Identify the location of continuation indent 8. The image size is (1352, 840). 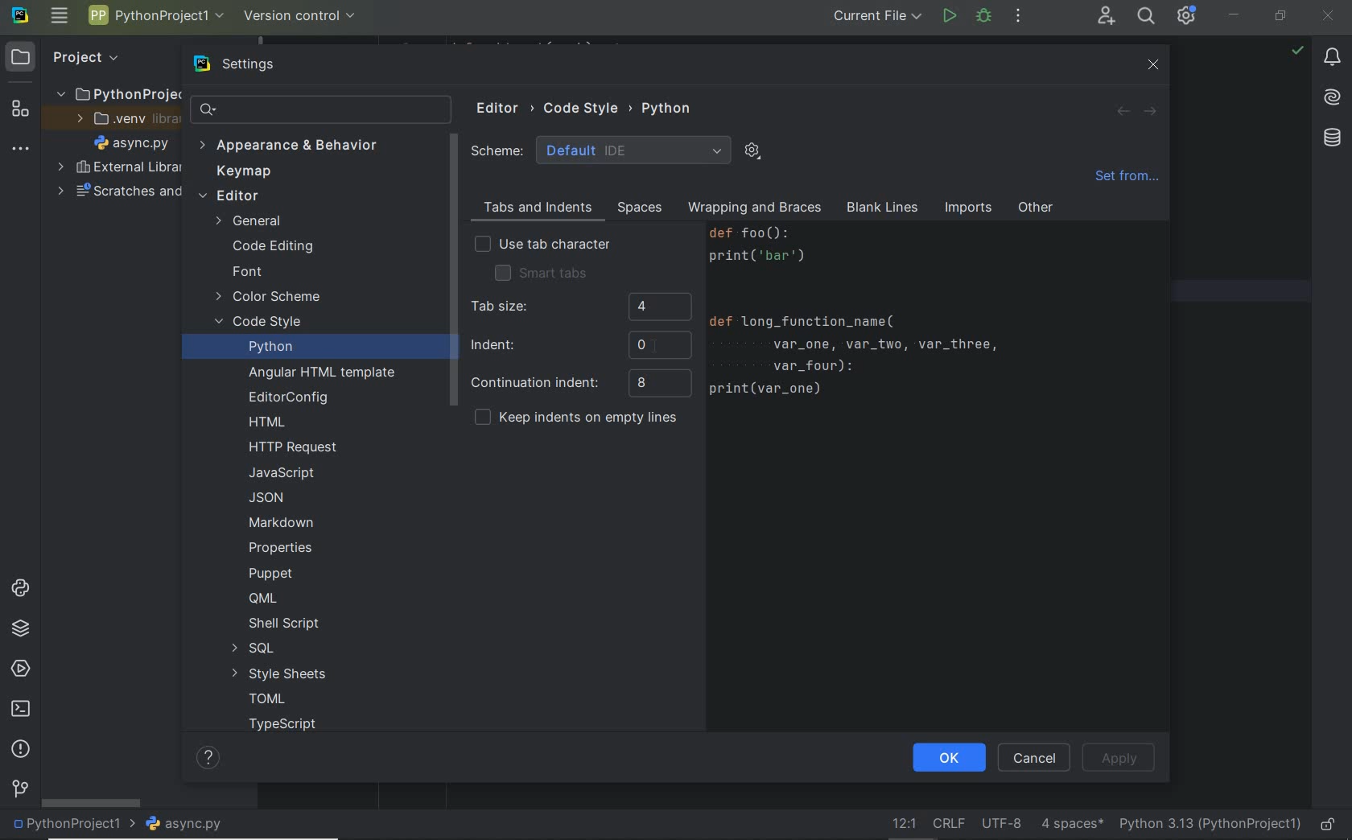
(580, 384).